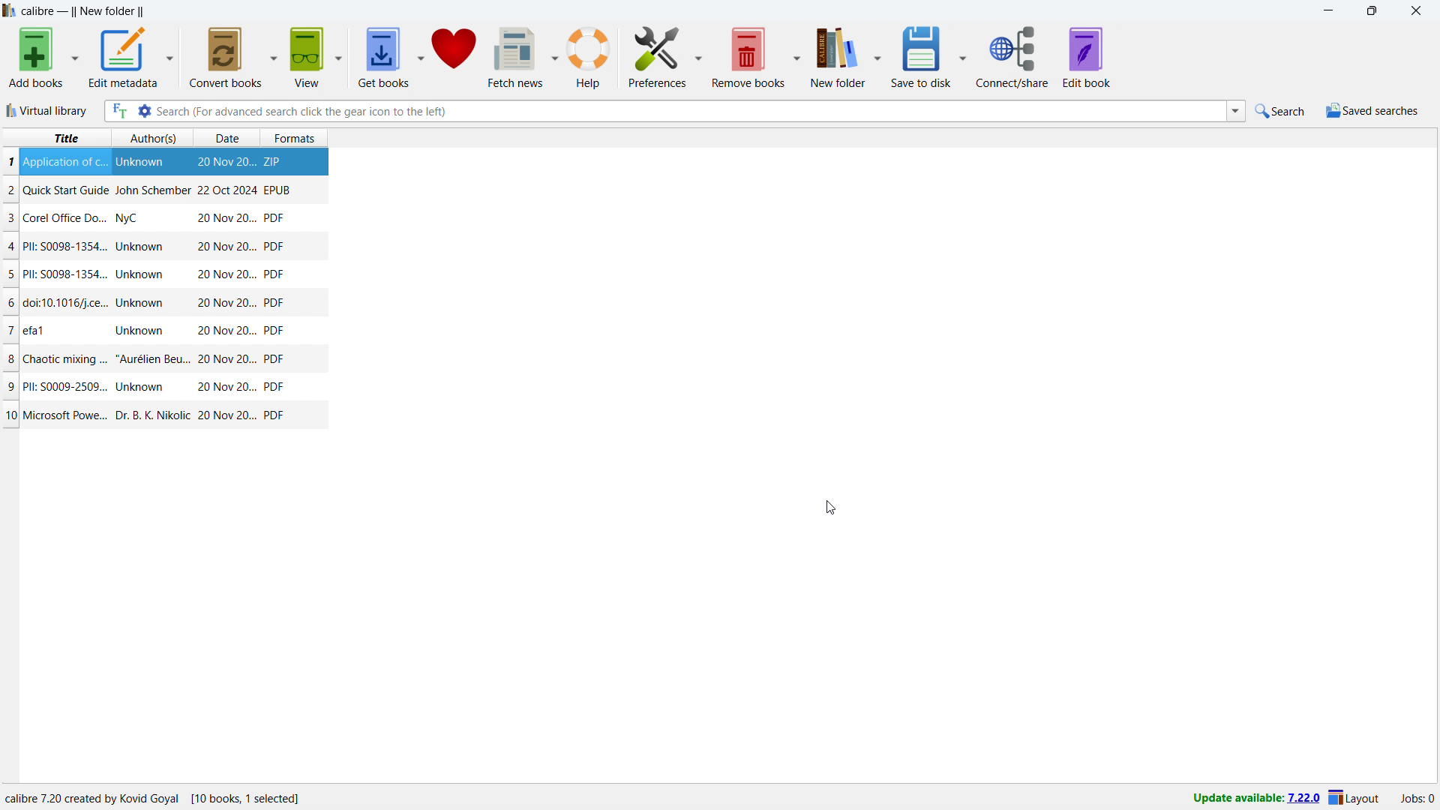 The width and height of the screenshot is (1440, 810). Describe the element at coordinates (151, 413) in the screenshot. I see `Author` at that location.